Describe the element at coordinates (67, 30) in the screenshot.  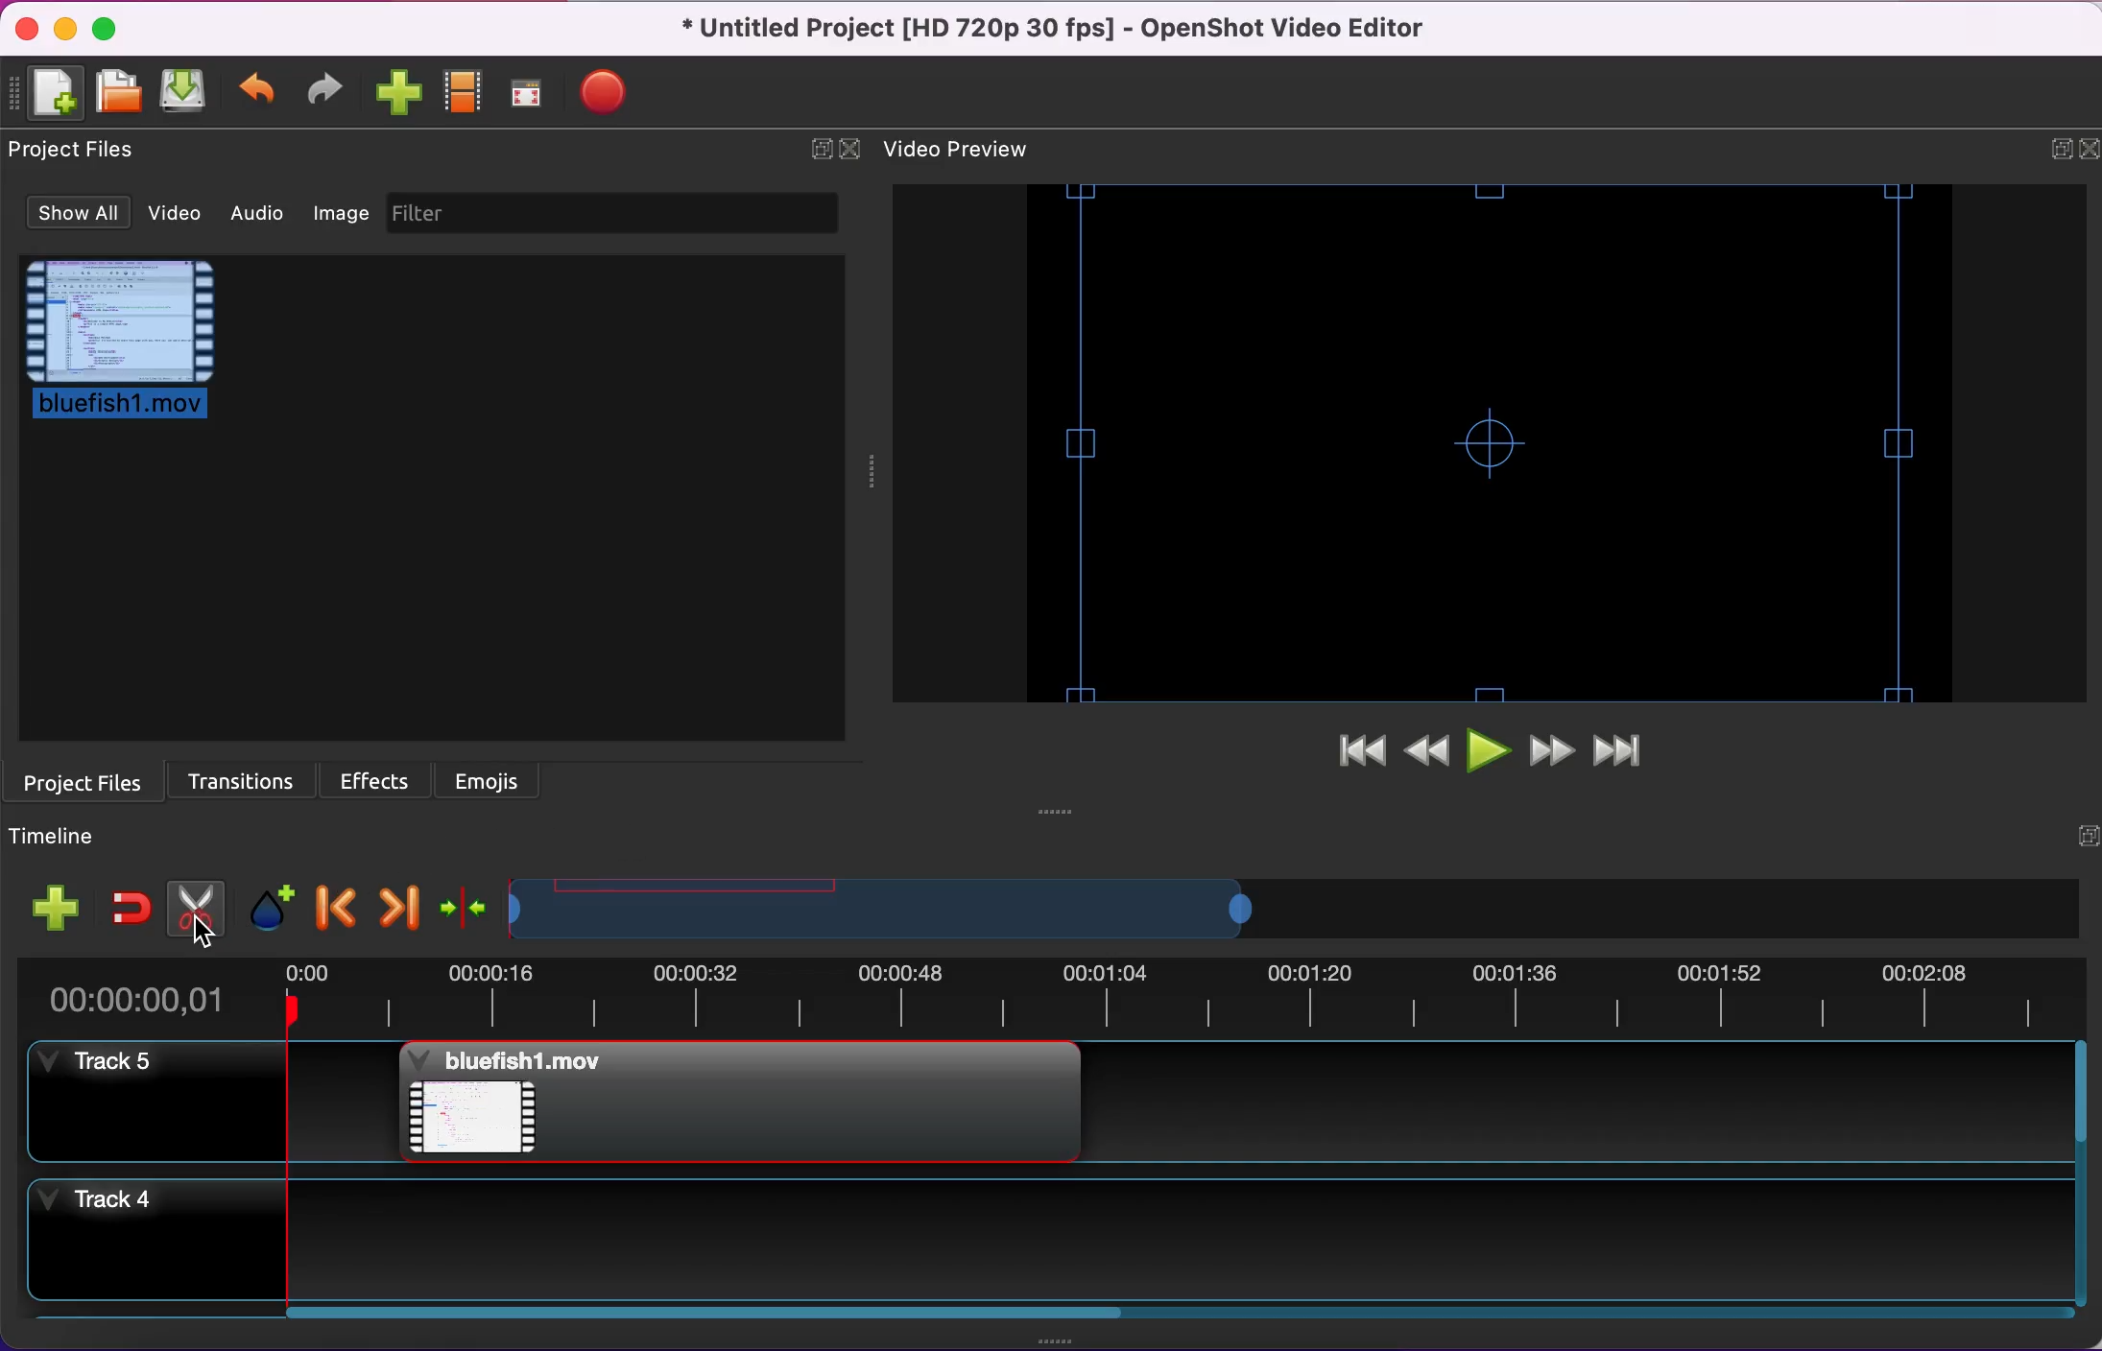
I see `minimize` at that location.